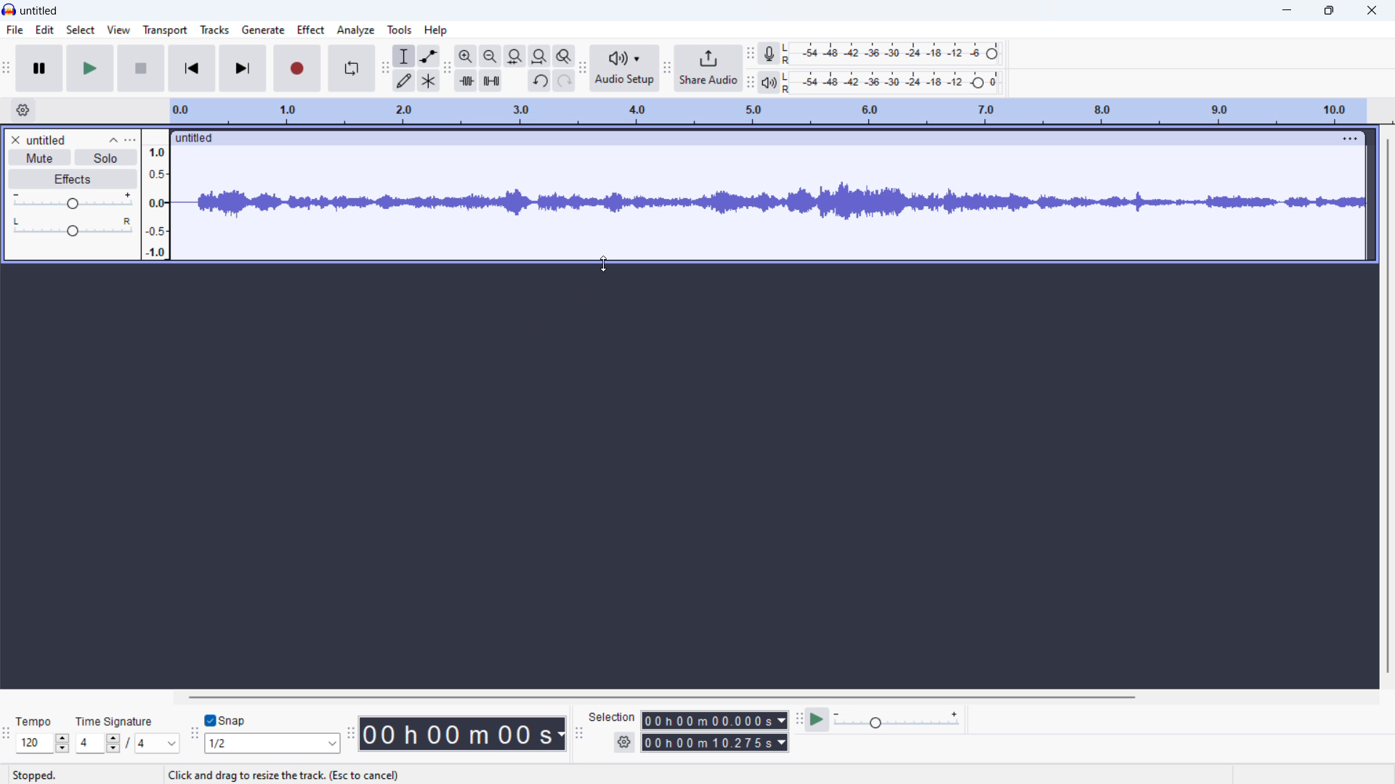 The image size is (1395, 784). Describe the element at coordinates (41, 68) in the screenshot. I see `pause` at that location.